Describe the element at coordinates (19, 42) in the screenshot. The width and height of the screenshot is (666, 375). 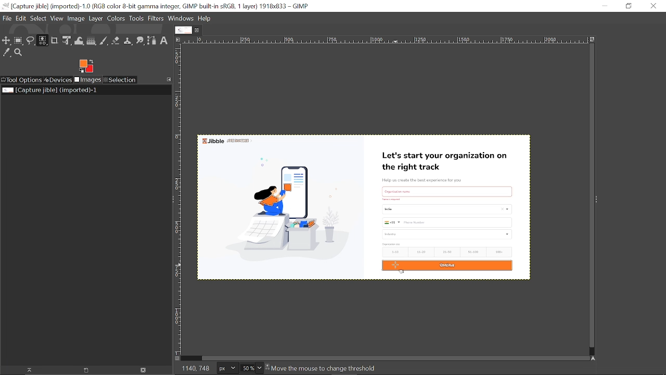
I see `Rectangular select tool` at that location.